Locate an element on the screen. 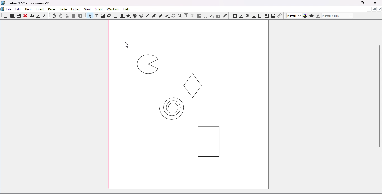  Bezier curve tool is located at coordinates (154, 16).